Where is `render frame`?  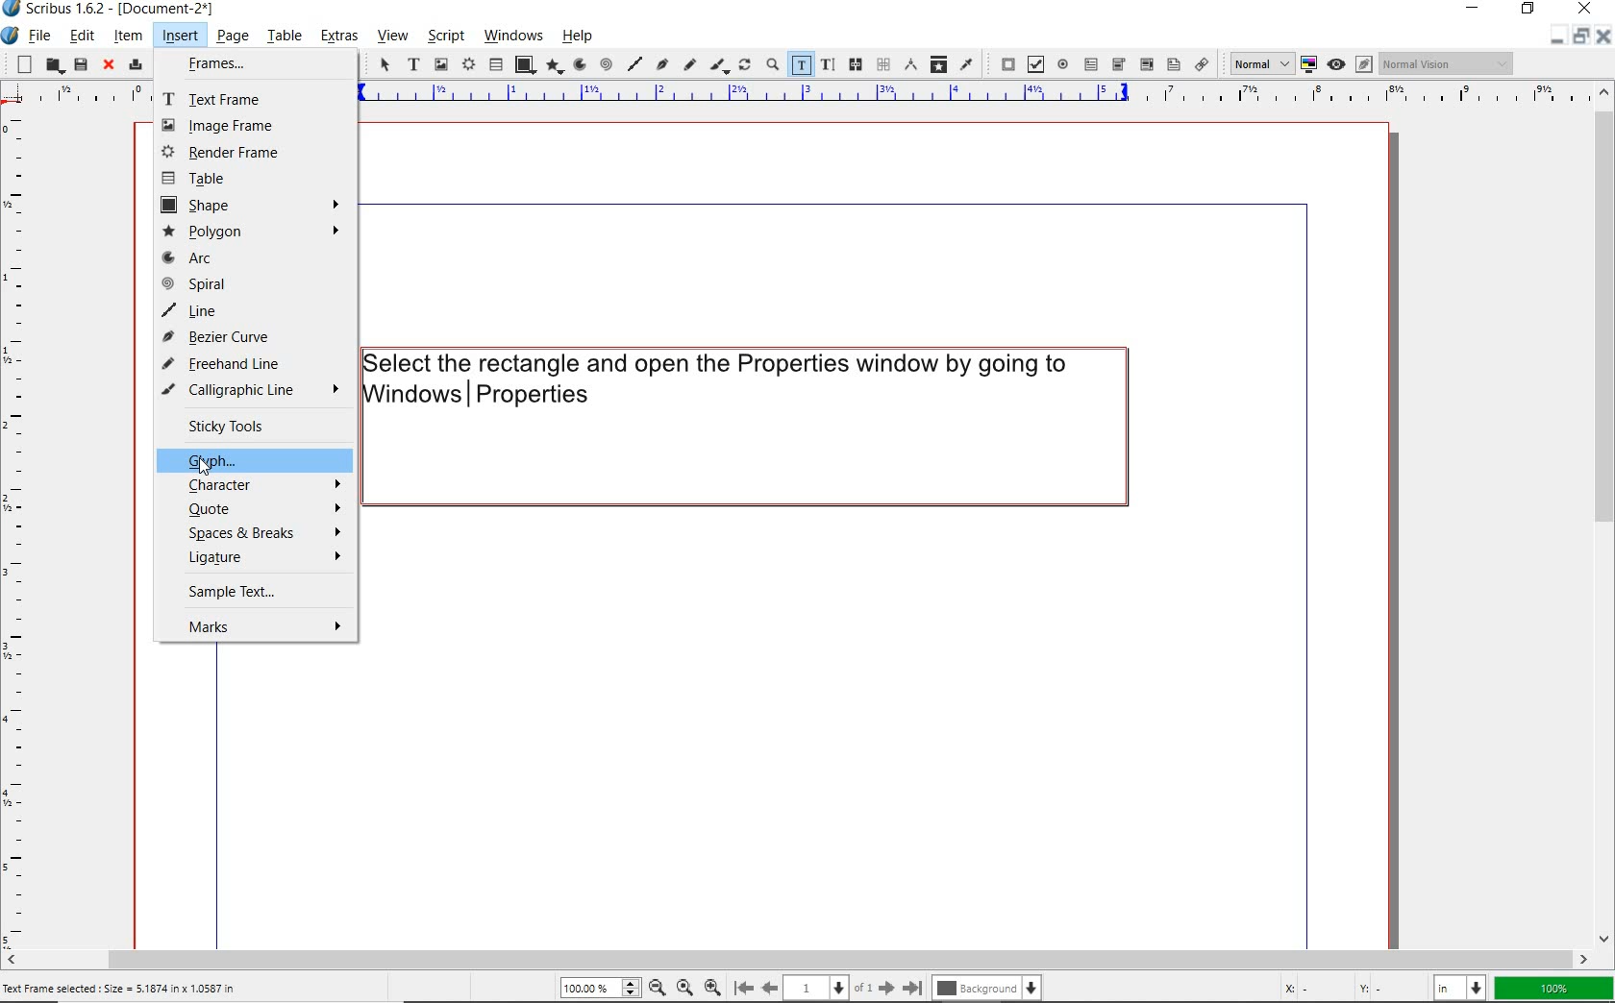 render frame is located at coordinates (242, 152).